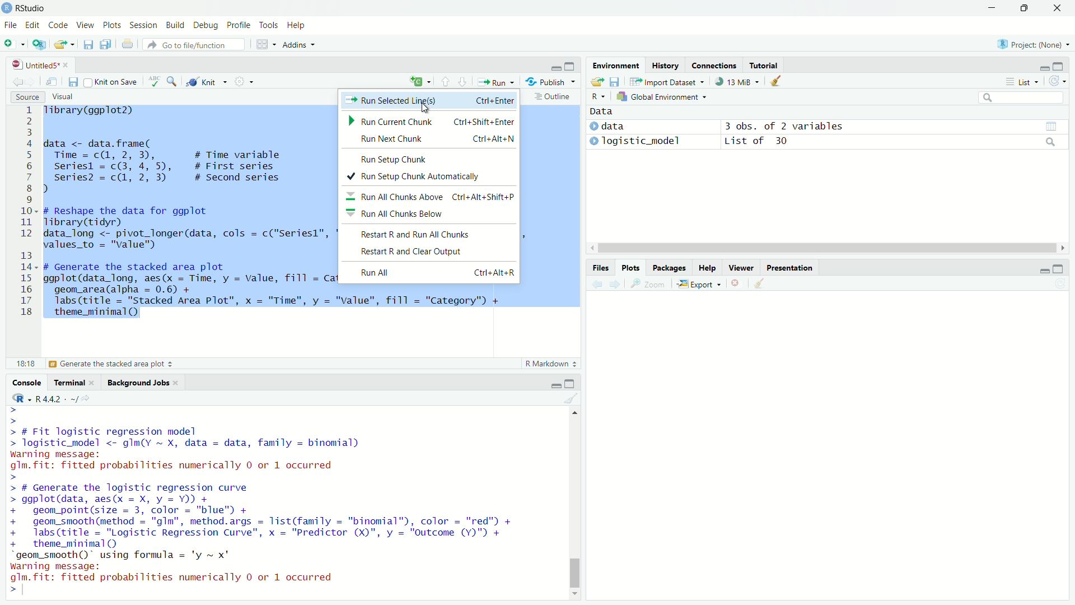 Image resolution: width=1075 pixels, height=605 pixels. I want to click on View, so click(85, 24).